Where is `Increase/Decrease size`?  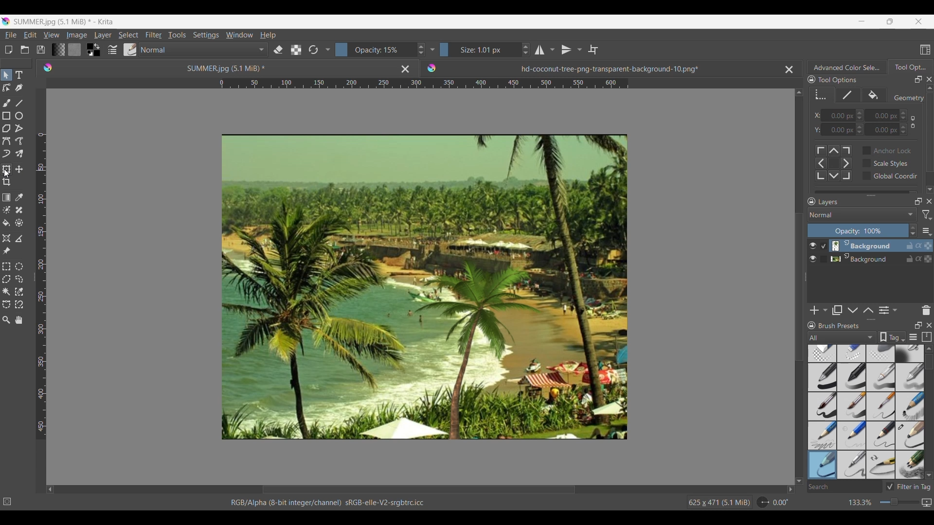 Increase/Decrease size is located at coordinates (485, 50).